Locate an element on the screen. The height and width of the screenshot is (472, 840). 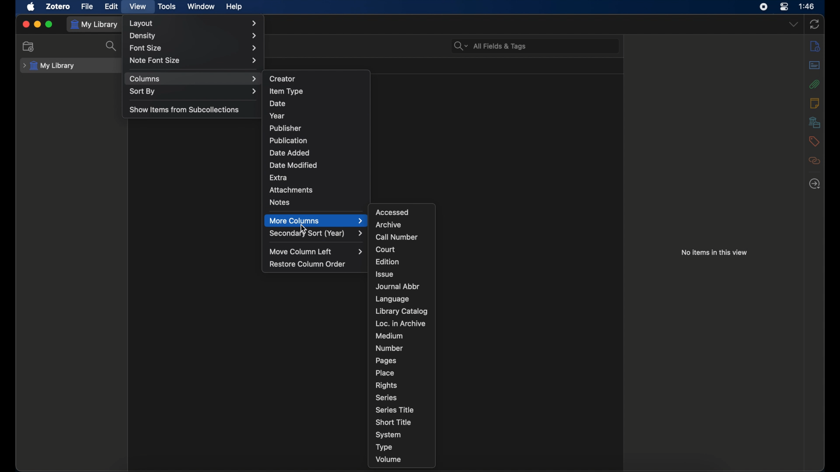
related is located at coordinates (814, 160).